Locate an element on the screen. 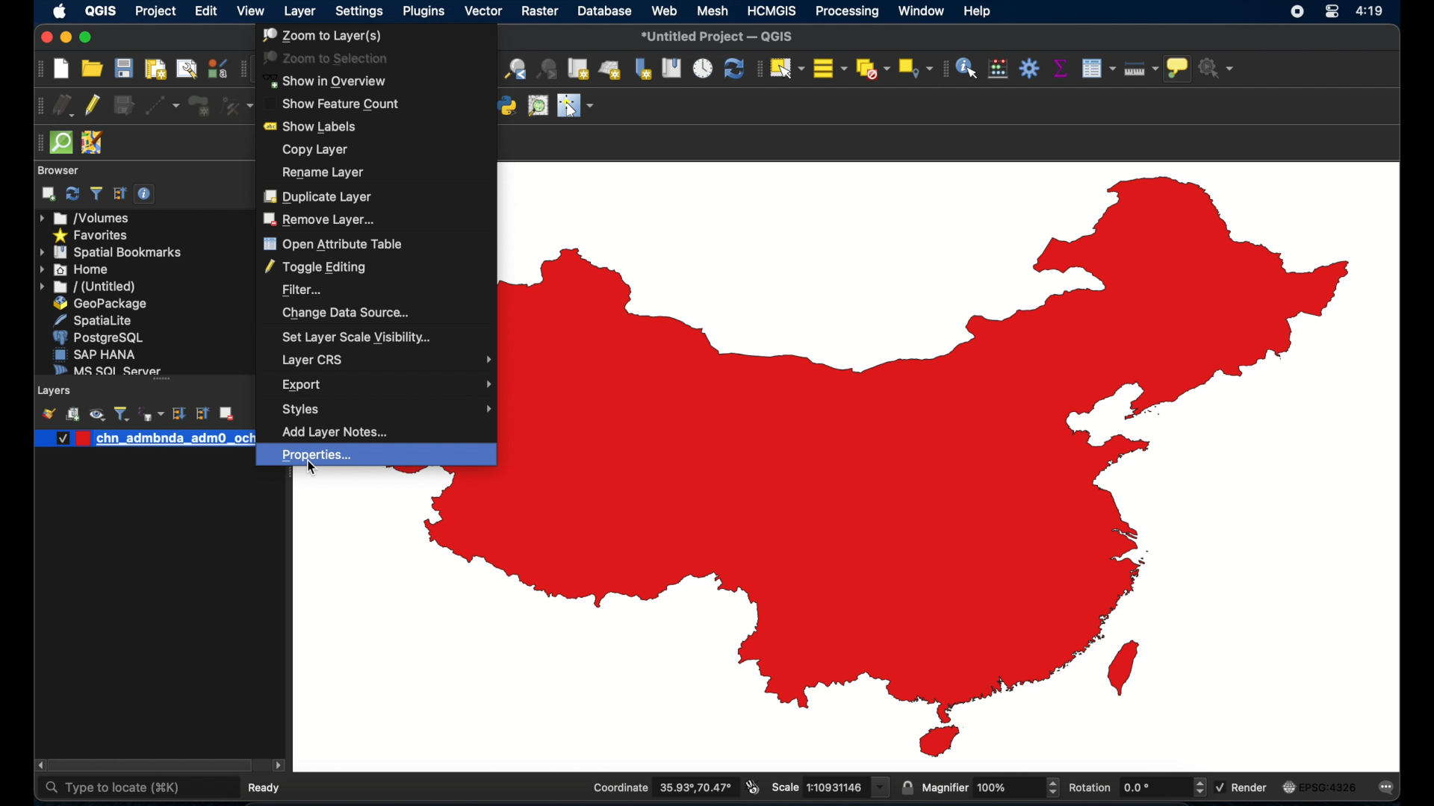  open project  is located at coordinates (91, 69).